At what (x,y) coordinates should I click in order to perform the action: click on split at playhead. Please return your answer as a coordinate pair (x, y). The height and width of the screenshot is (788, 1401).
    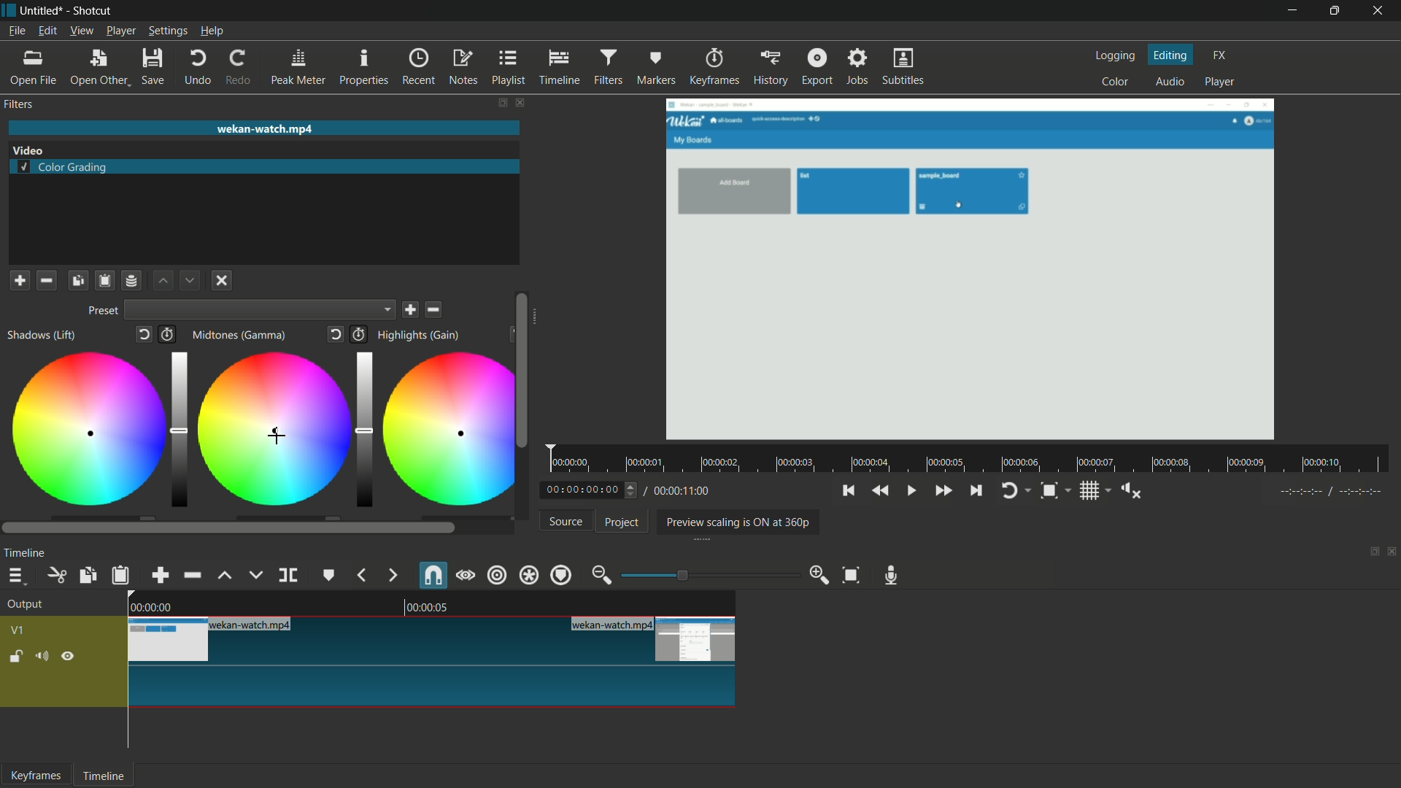
    Looking at the image, I should click on (288, 575).